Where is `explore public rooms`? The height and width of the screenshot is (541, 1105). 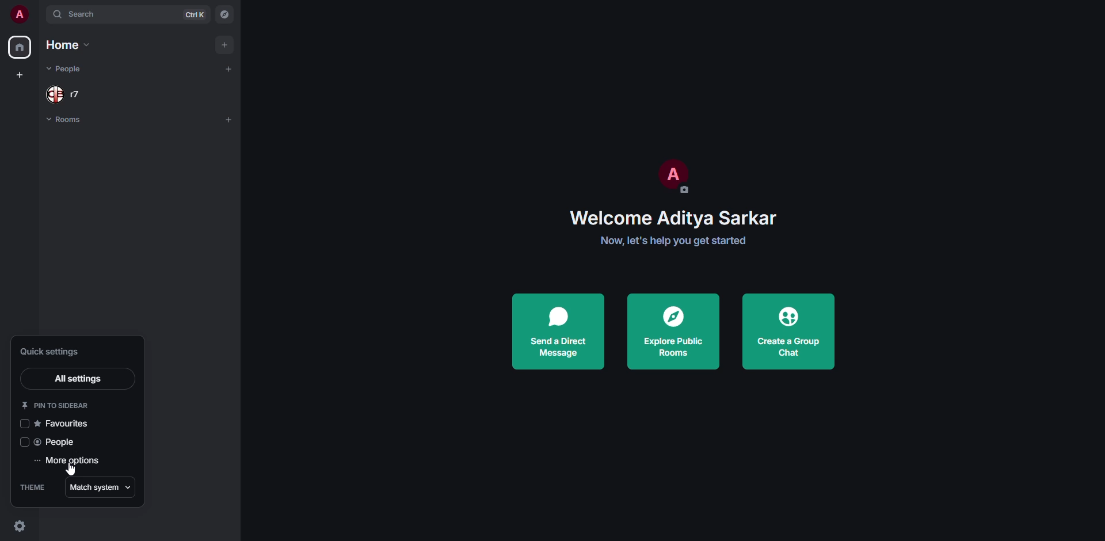
explore public rooms is located at coordinates (673, 333).